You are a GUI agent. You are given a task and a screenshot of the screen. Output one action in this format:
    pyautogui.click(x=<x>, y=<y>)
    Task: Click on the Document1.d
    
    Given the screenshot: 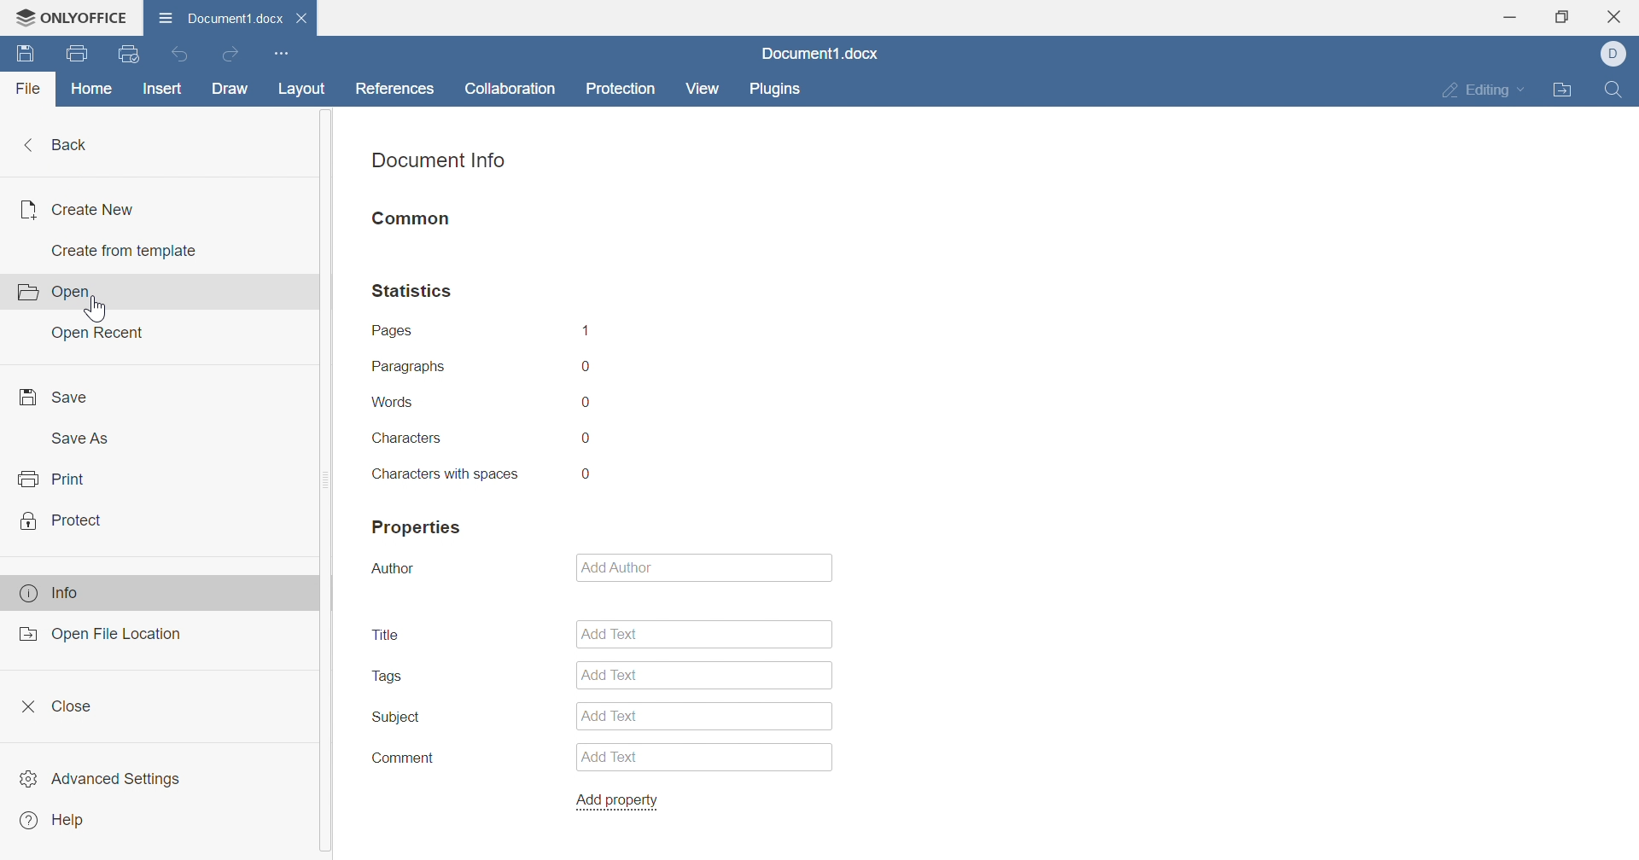 What is the action you would take?
    pyautogui.click(x=218, y=17)
    